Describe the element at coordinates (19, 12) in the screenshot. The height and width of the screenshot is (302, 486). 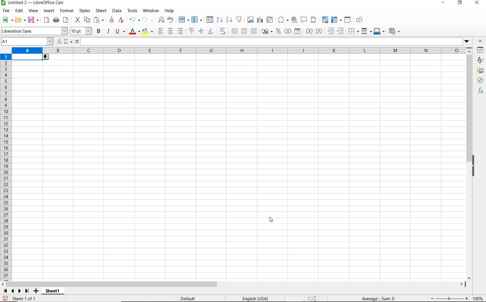
I see `edit` at that location.